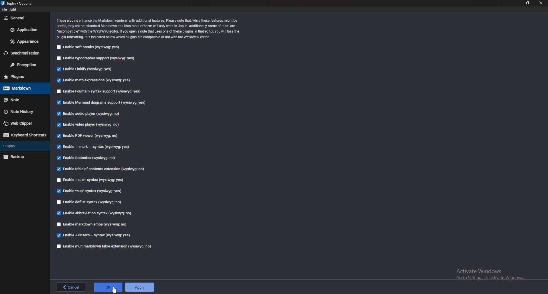  What do you see at coordinates (25, 135) in the screenshot?
I see `keyboard shortcuts` at bounding box center [25, 135].